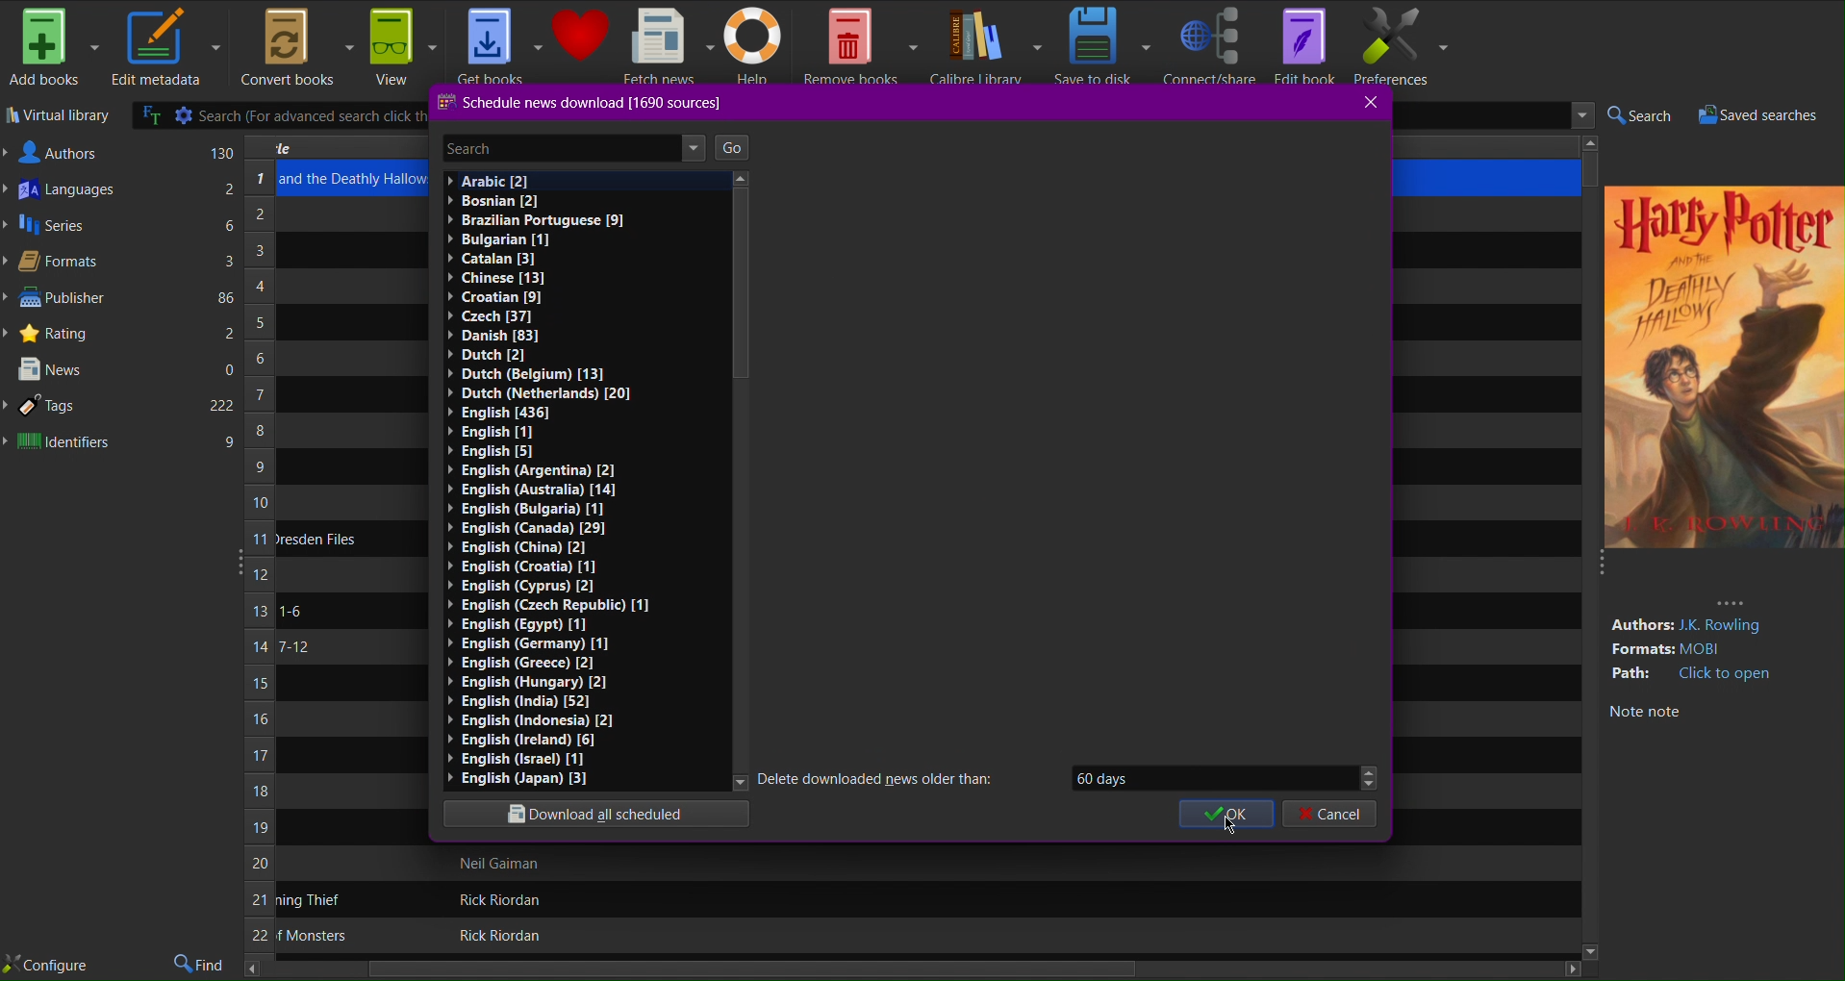 This screenshot has width=1845, height=981. Describe the element at coordinates (490, 335) in the screenshot. I see `Danish [83]` at that location.